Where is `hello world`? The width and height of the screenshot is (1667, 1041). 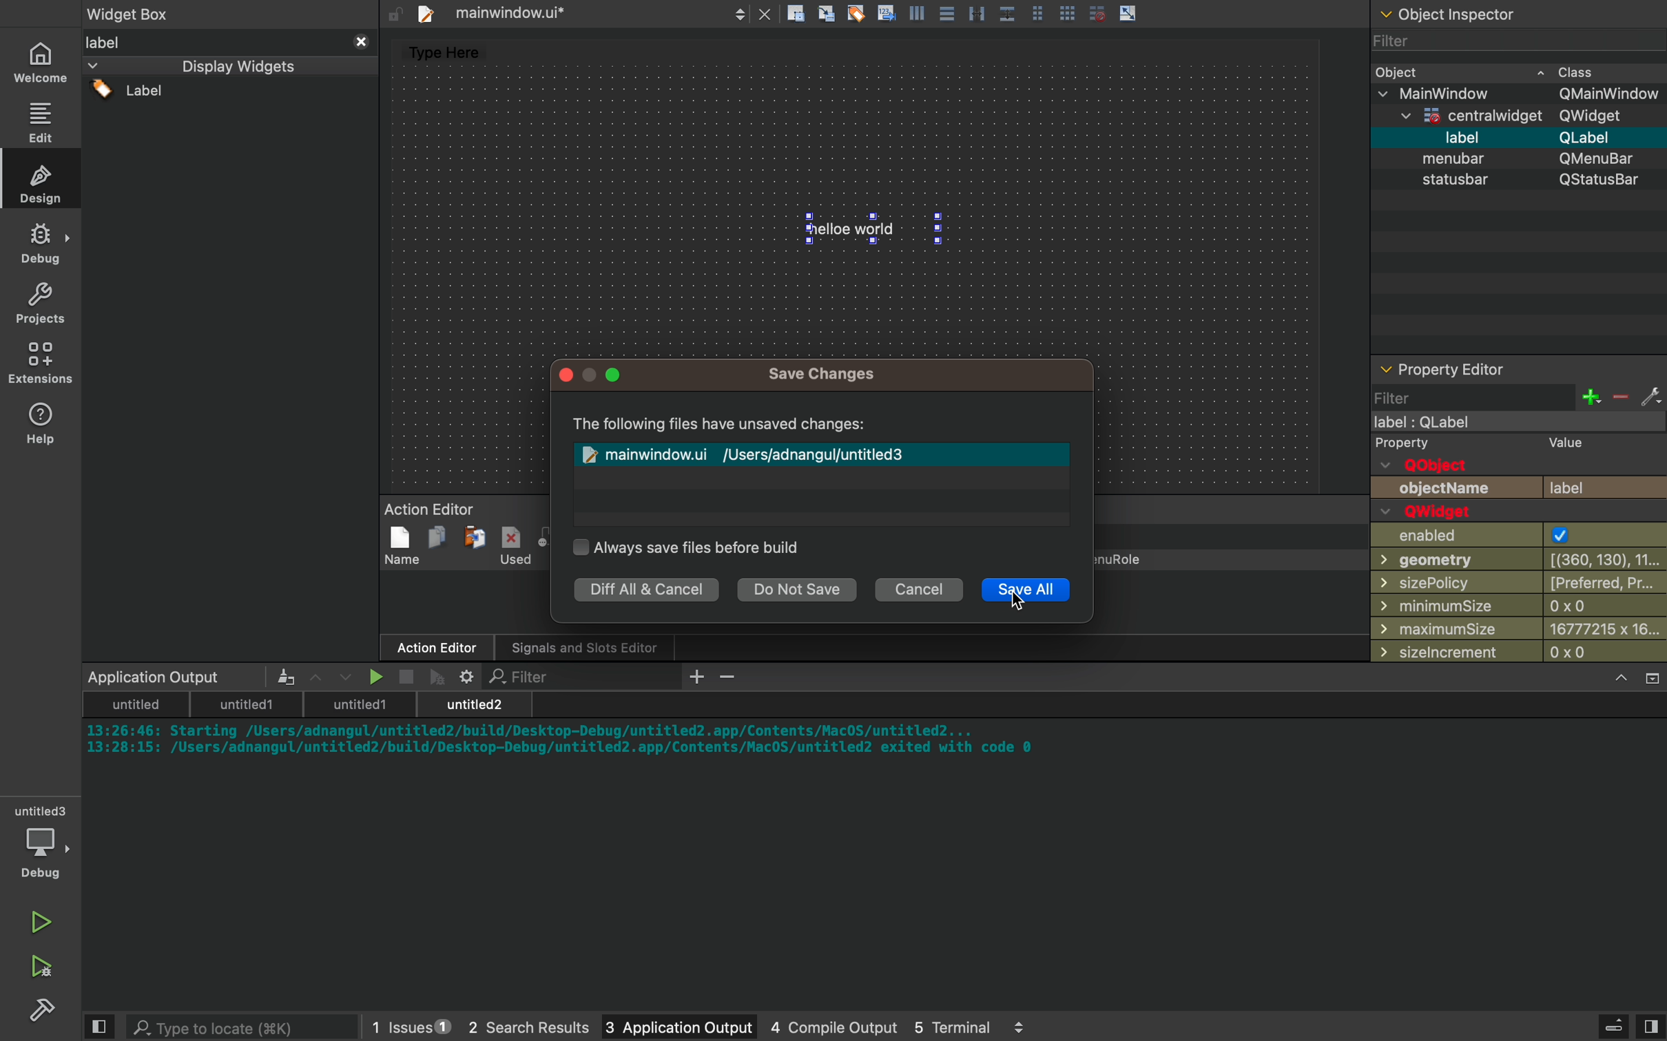 hello world is located at coordinates (884, 229).